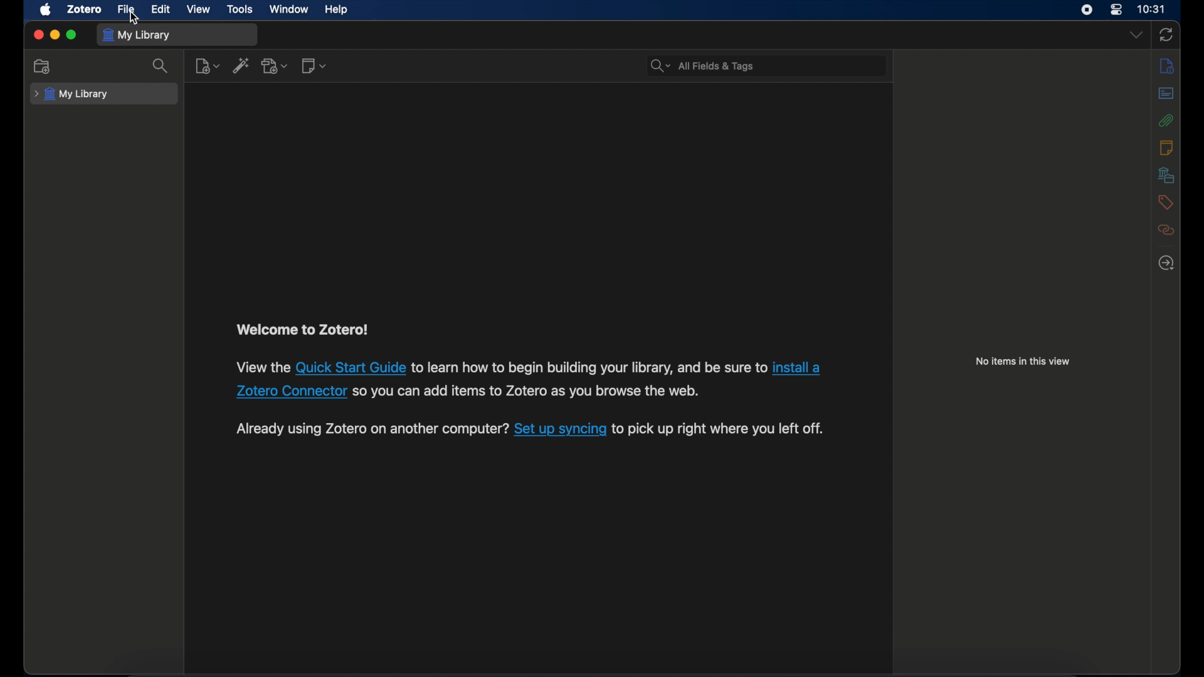 Image resolution: width=1204 pixels, height=677 pixels. I want to click on my library, so click(71, 94).